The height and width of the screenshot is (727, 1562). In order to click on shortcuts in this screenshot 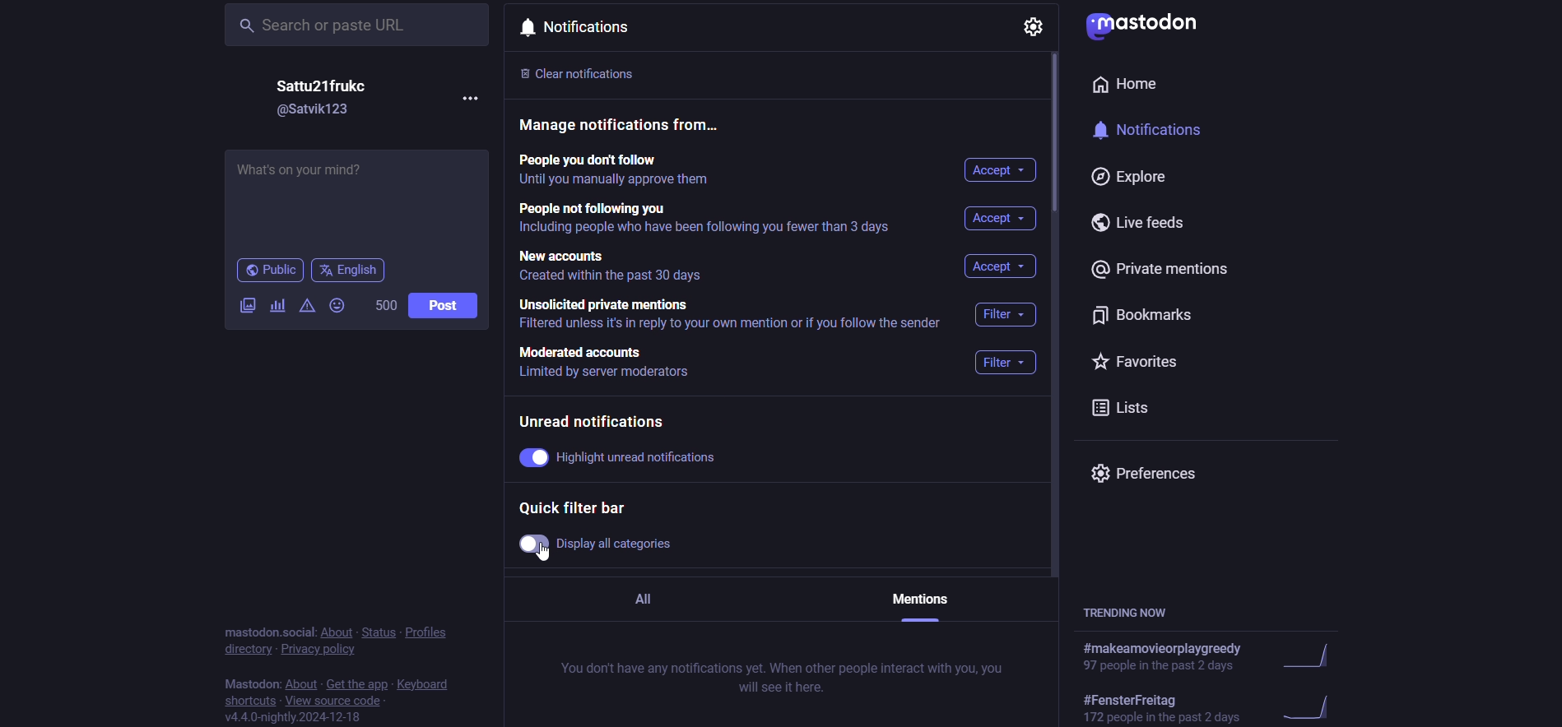, I will do `click(253, 702)`.